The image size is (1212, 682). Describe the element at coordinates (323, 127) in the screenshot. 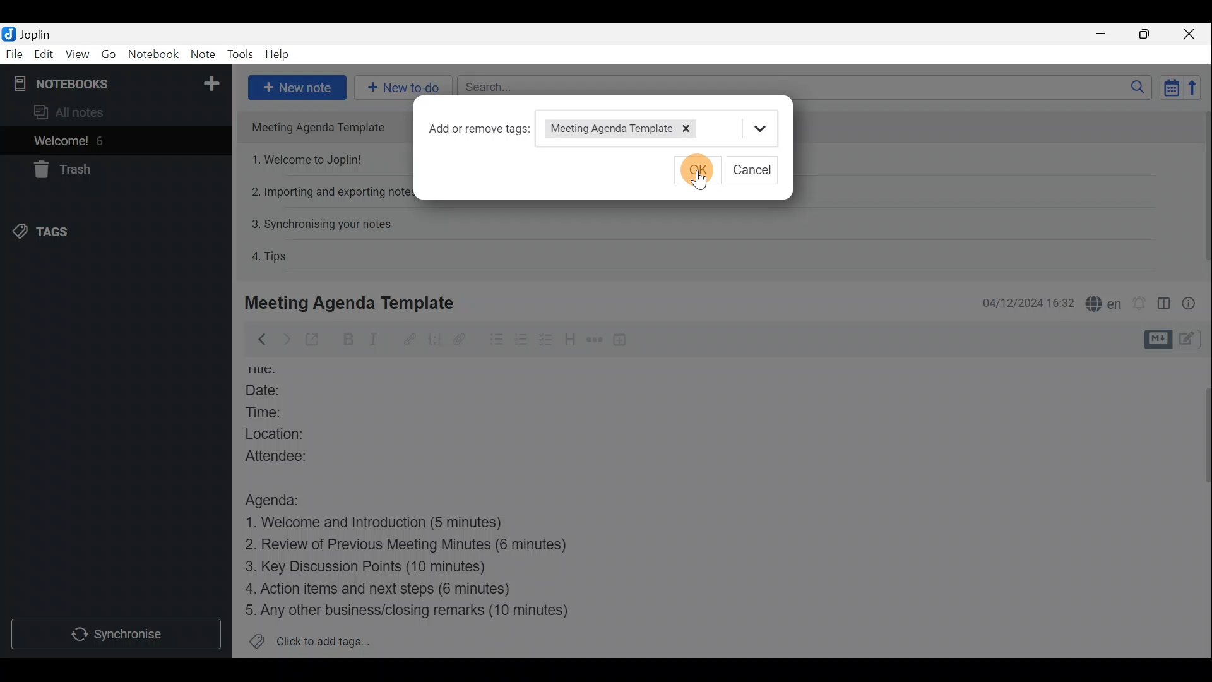

I see `Meeting Agenda Template` at that location.